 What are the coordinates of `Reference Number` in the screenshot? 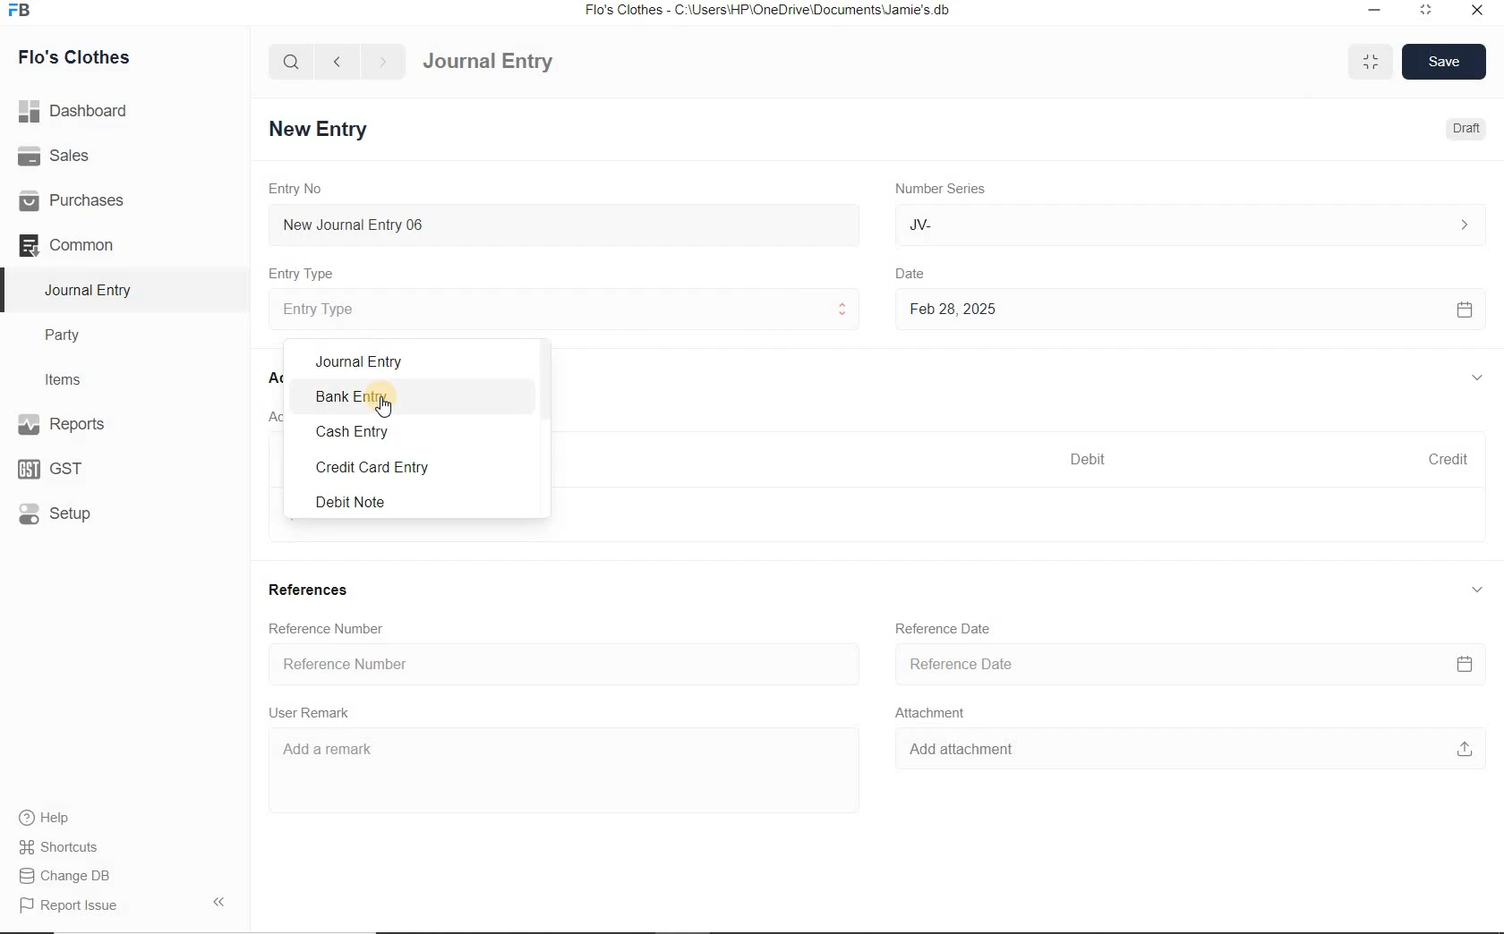 It's located at (563, 664).